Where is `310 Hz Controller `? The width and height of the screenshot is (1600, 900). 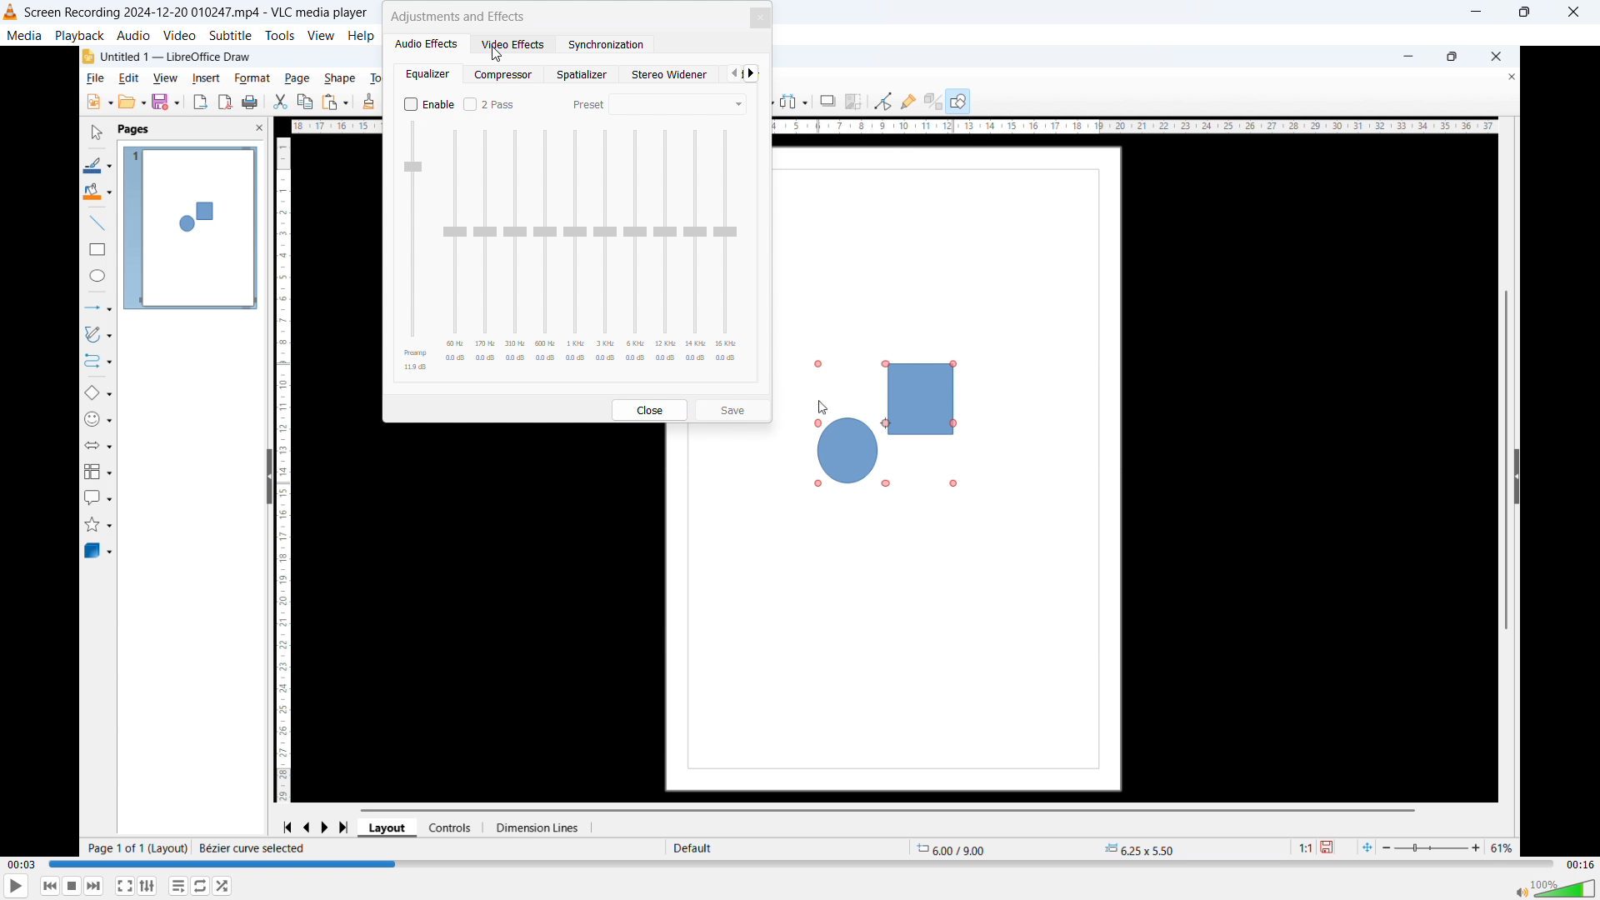
310 Hz Controller  is located at coordinates (515, 248).